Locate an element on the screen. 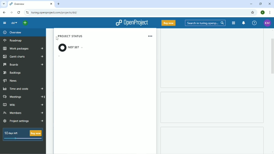 The width and height of the screenshot is (274, 154). Help is located at coordinates (255, 23).